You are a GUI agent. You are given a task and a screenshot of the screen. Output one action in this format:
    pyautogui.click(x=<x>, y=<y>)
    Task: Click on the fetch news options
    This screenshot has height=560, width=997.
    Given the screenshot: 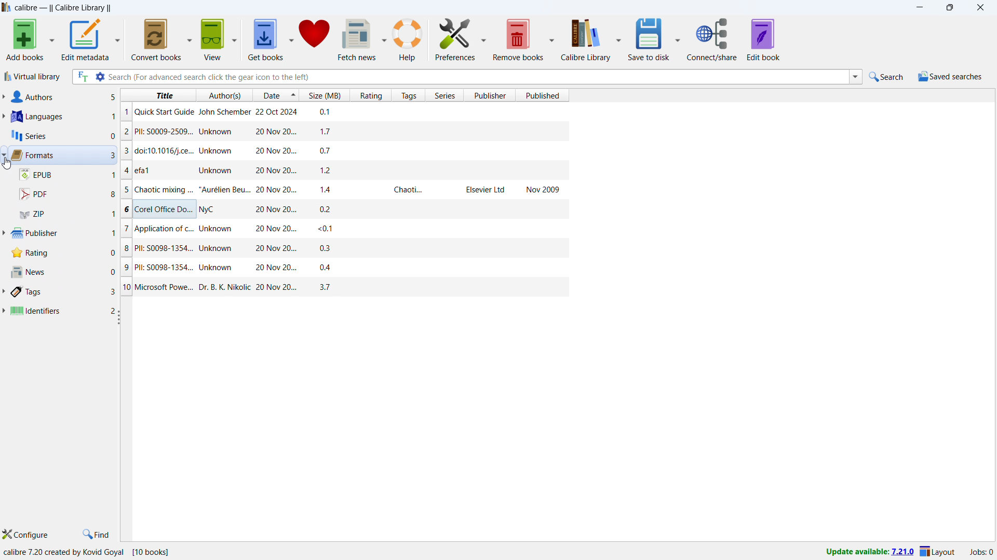 What is the action you would take?
    pyautogui.click(x=384, y=39)
    